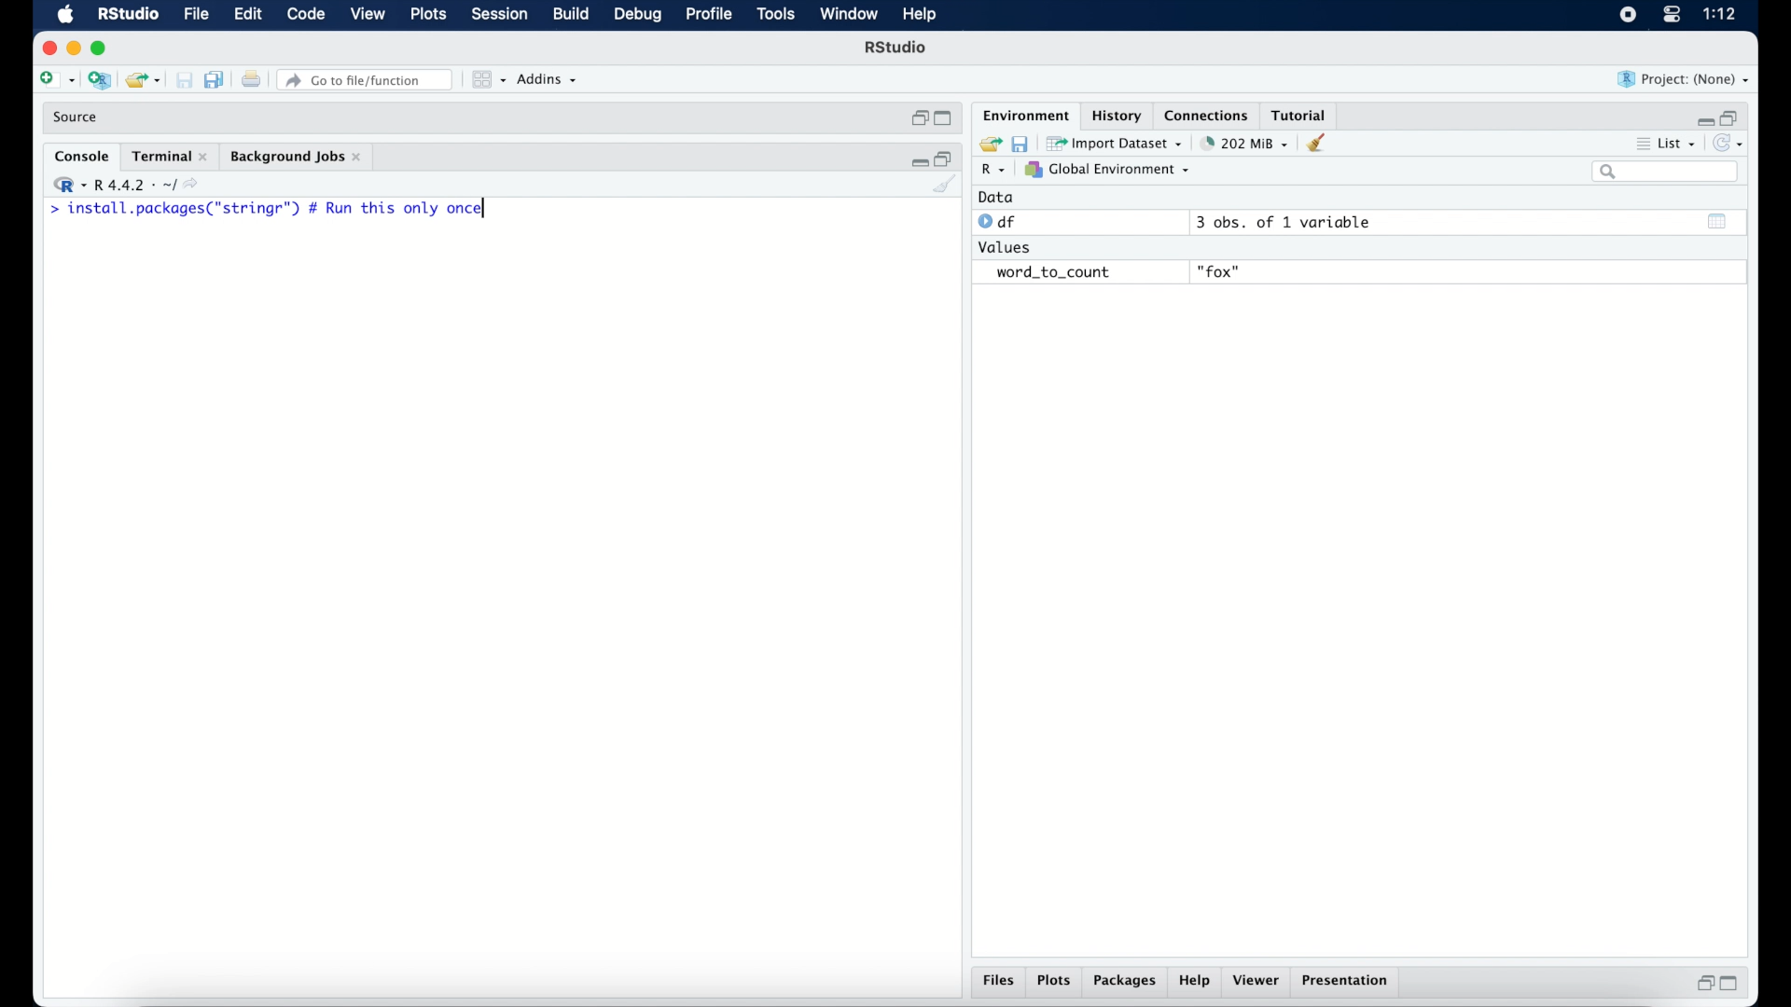  I want to click on restore down, so click(1731, 117).